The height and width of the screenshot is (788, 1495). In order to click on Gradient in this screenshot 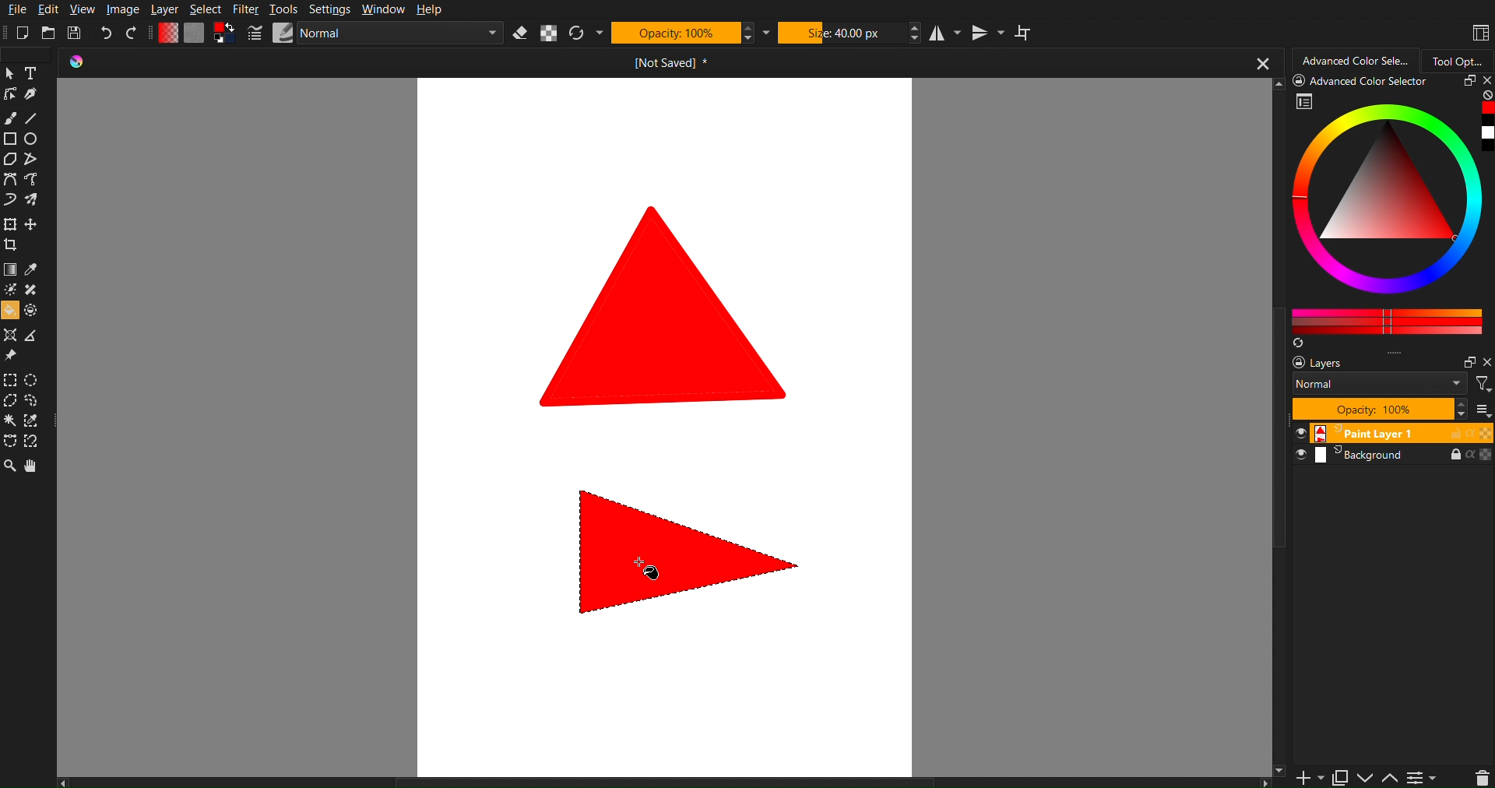, I will do `click(9, 271)`.